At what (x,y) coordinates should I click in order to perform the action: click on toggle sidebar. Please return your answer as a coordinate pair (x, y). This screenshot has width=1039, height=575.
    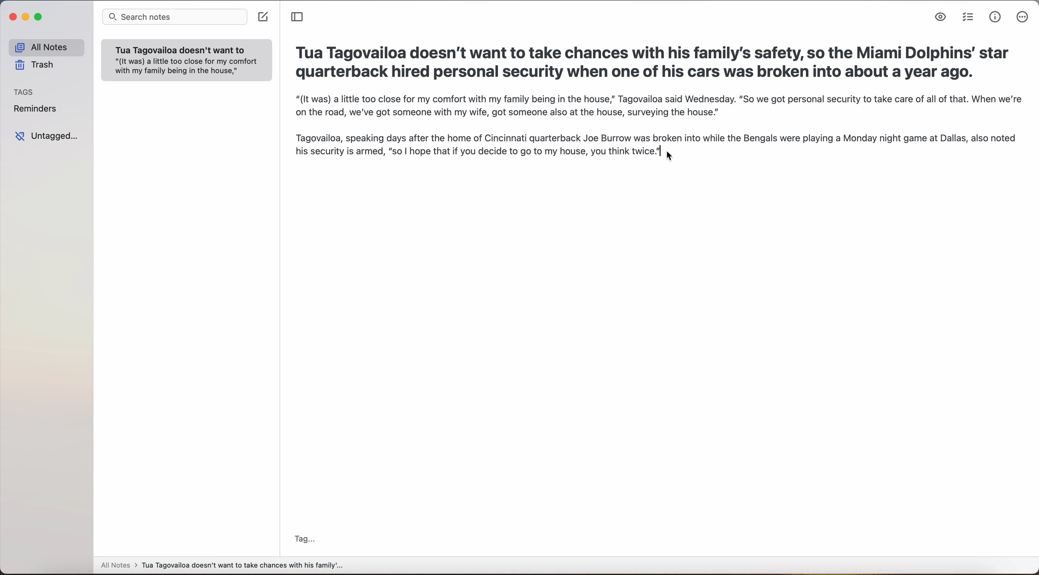
    Looking at the image, I should click on (298, 17).